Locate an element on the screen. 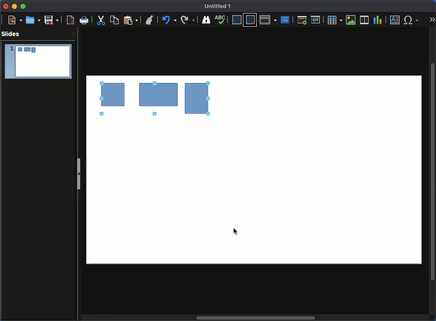  Insert image is located at coordinates (351, 20).